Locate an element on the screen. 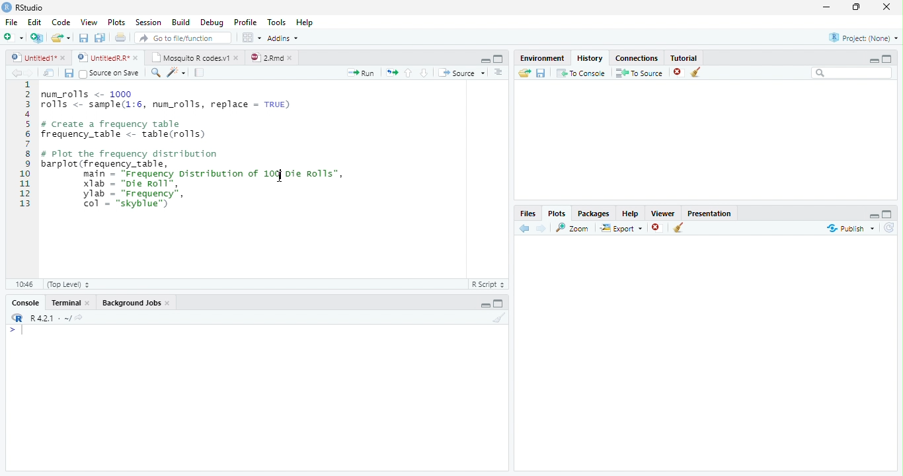  Show in new window is located at coordinates (50, 73).